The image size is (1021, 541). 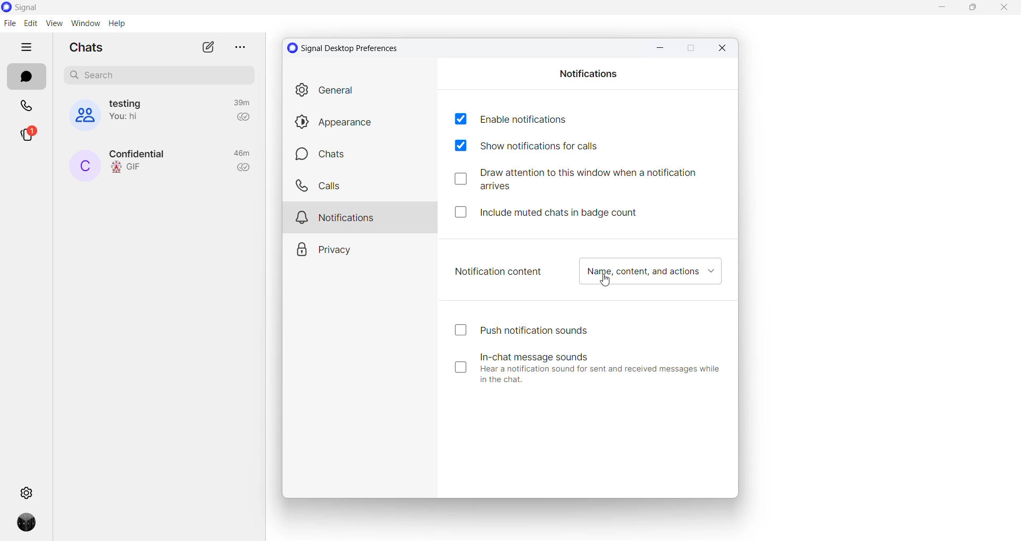 What do you see at coordinates (690, 49) in the screenshot?
I see `Maximize` at bounding box center [690, 49].